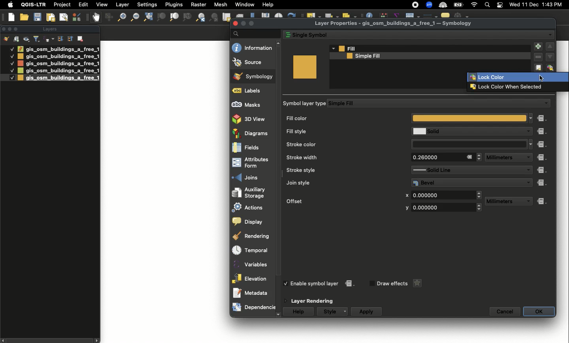 This screenshot has width=569, height=343. What do you see at coordinates (539, 311) in the screenshot?
I see `OK` at bounding box center [539, 311].